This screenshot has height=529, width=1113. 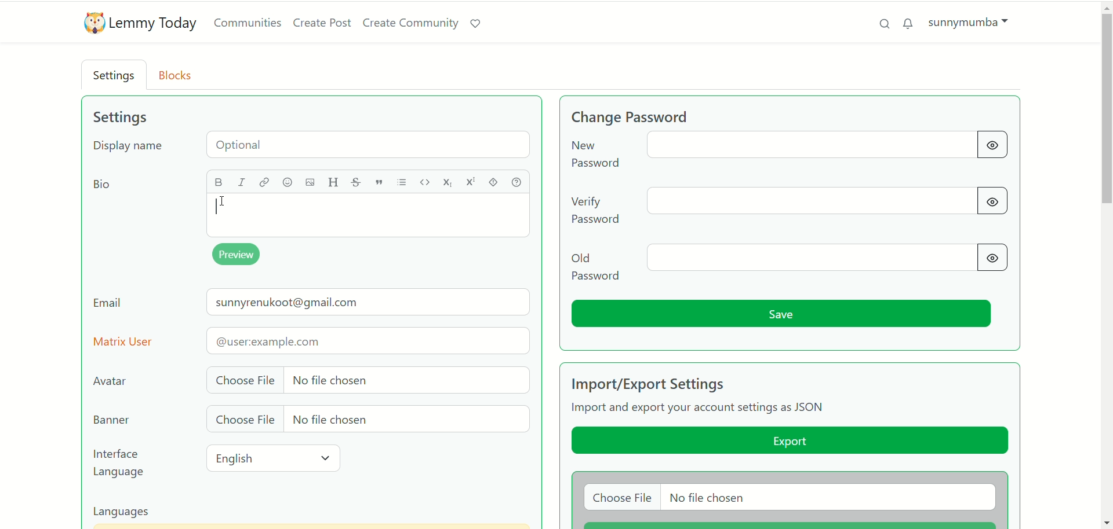 What do you see at coordinates (1106, 264) in the screenshot?
I see `vertical scroll bar` at bounding box center [1106, 264].